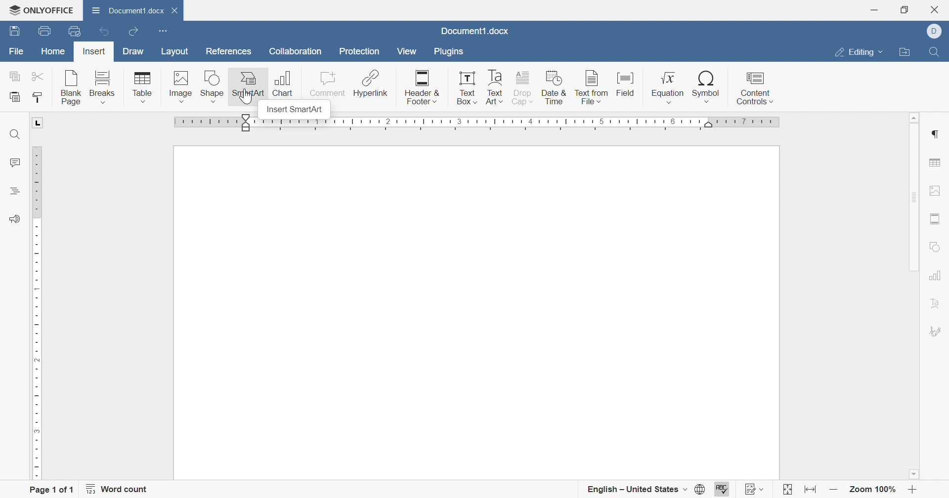 This screenshot has width=949, height=498. What do you see at coordinates (11, 219) in the screenshot?
I see `Feedback & Support` at bounding box center [11, 219].